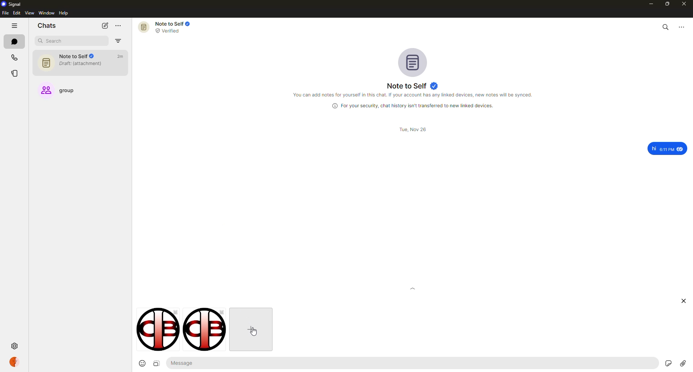  Describe the element at coordinates (119, 26) in the screenshot. I see `more` at that location.